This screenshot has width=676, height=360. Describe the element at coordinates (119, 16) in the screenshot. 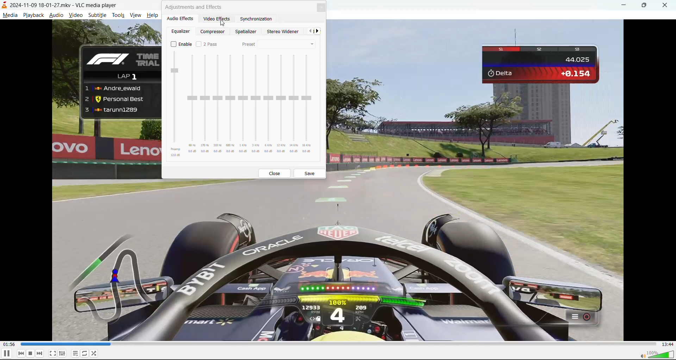

I see `tools` at that location.